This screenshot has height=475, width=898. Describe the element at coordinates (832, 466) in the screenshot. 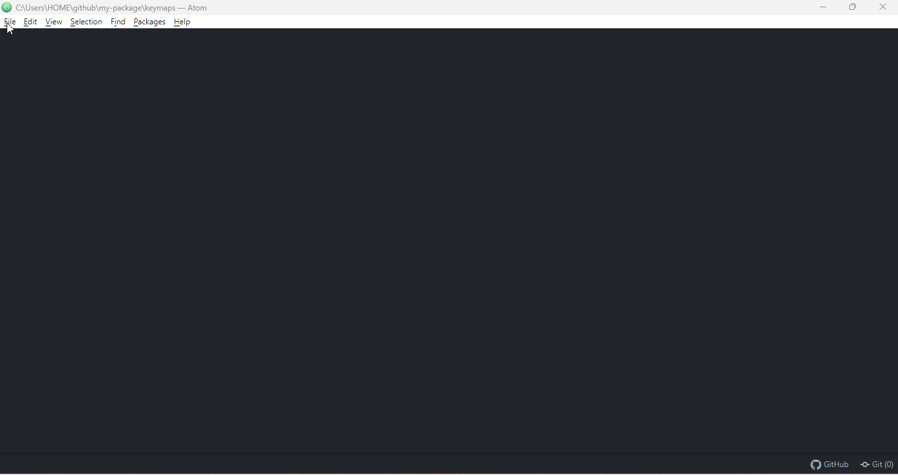

I see `github` at that location.